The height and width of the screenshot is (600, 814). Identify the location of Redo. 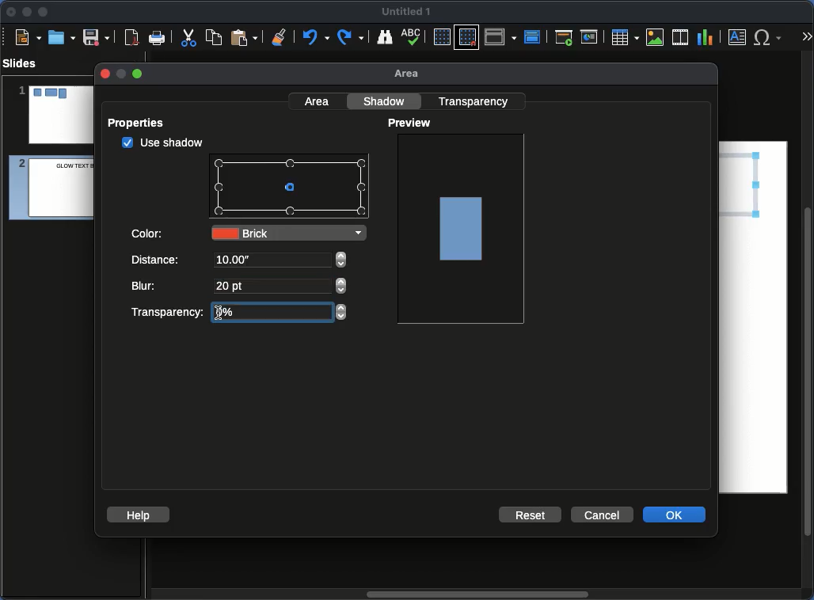
(352, 37).